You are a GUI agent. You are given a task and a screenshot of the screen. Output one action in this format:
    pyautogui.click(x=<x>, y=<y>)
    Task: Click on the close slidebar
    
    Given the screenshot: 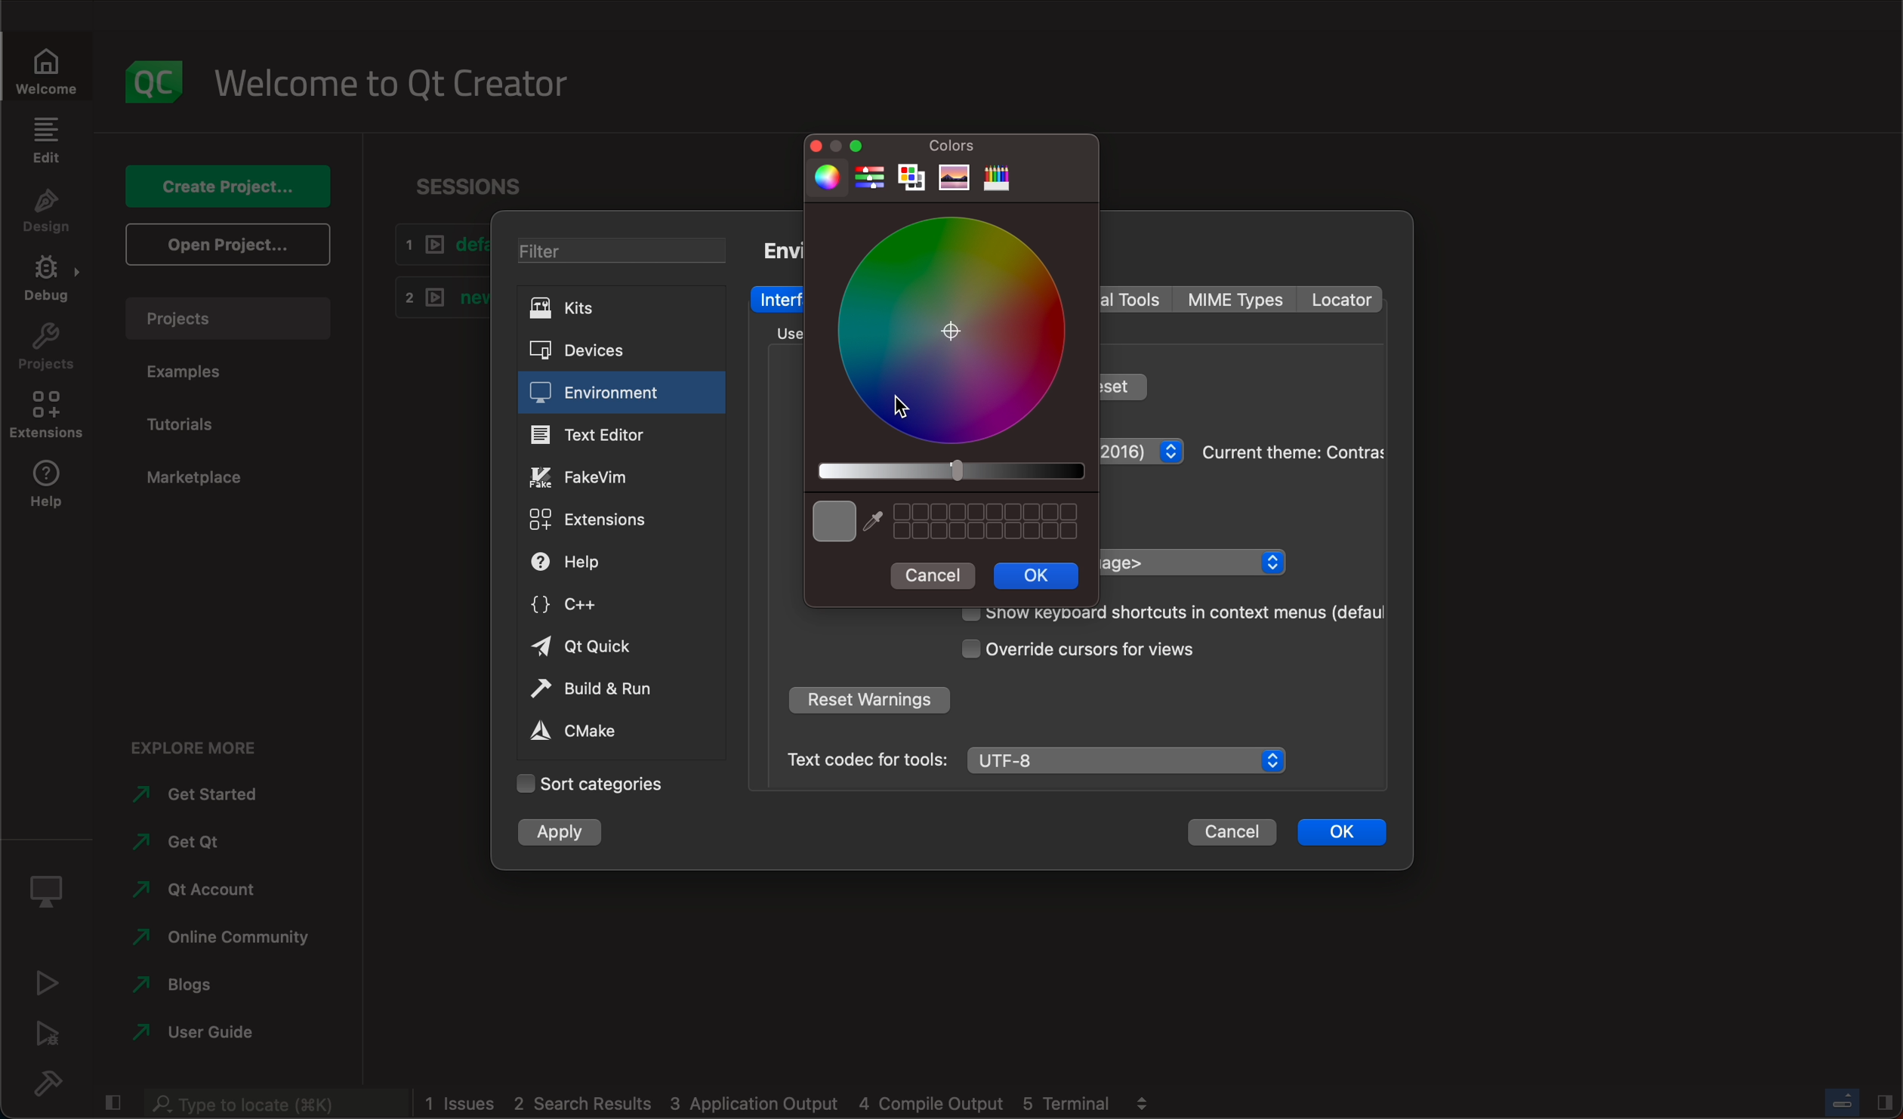 What is the action you would take?
    pyautogui.click(x=115, y=1101)
    